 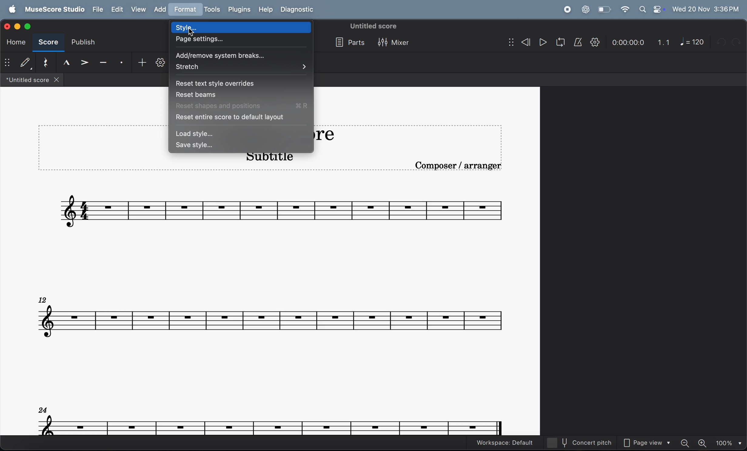 What do you see at coordinates (519, 43) in the screenshot?
I see `rewind` at bounding box center [519, 43].